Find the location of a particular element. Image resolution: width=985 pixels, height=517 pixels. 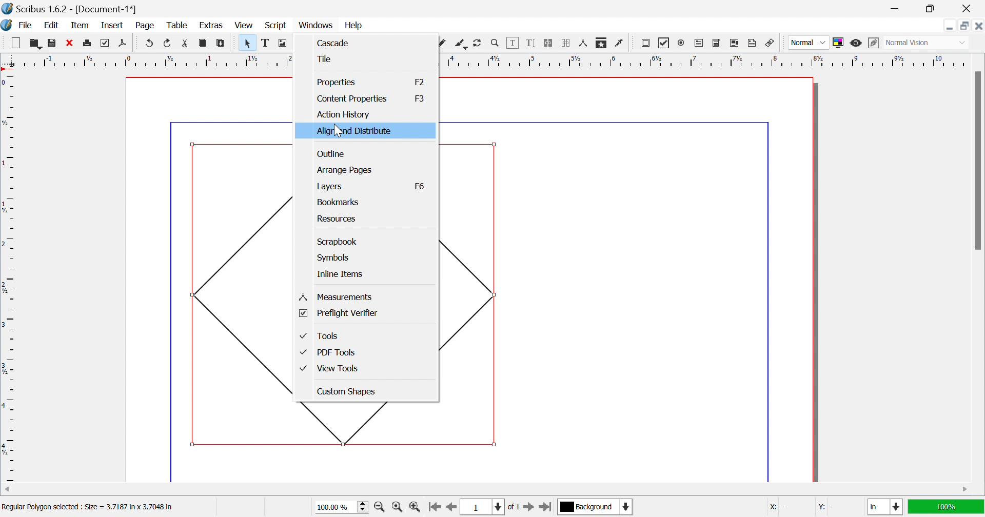

Scribus icon is located at coordinates (6, 25).